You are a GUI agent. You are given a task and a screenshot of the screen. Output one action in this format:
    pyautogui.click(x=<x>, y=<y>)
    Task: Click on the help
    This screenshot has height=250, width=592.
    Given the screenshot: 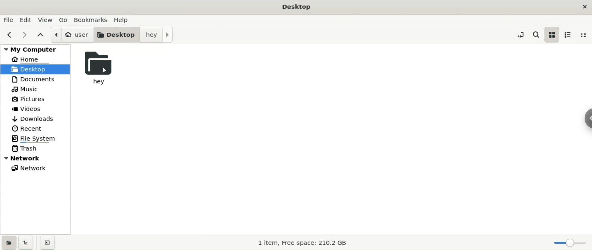 What is the action you would take?
    pyautogui.click(x=123, y=20)
    